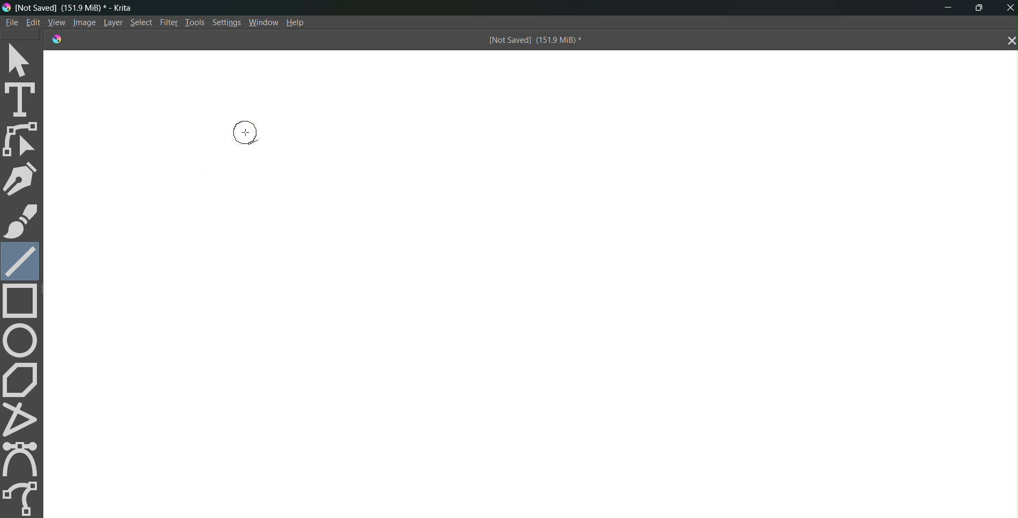  What do you see at coordinates (21, 340) in the screenshot?
I see `circle` at bounding box center [21, 340].